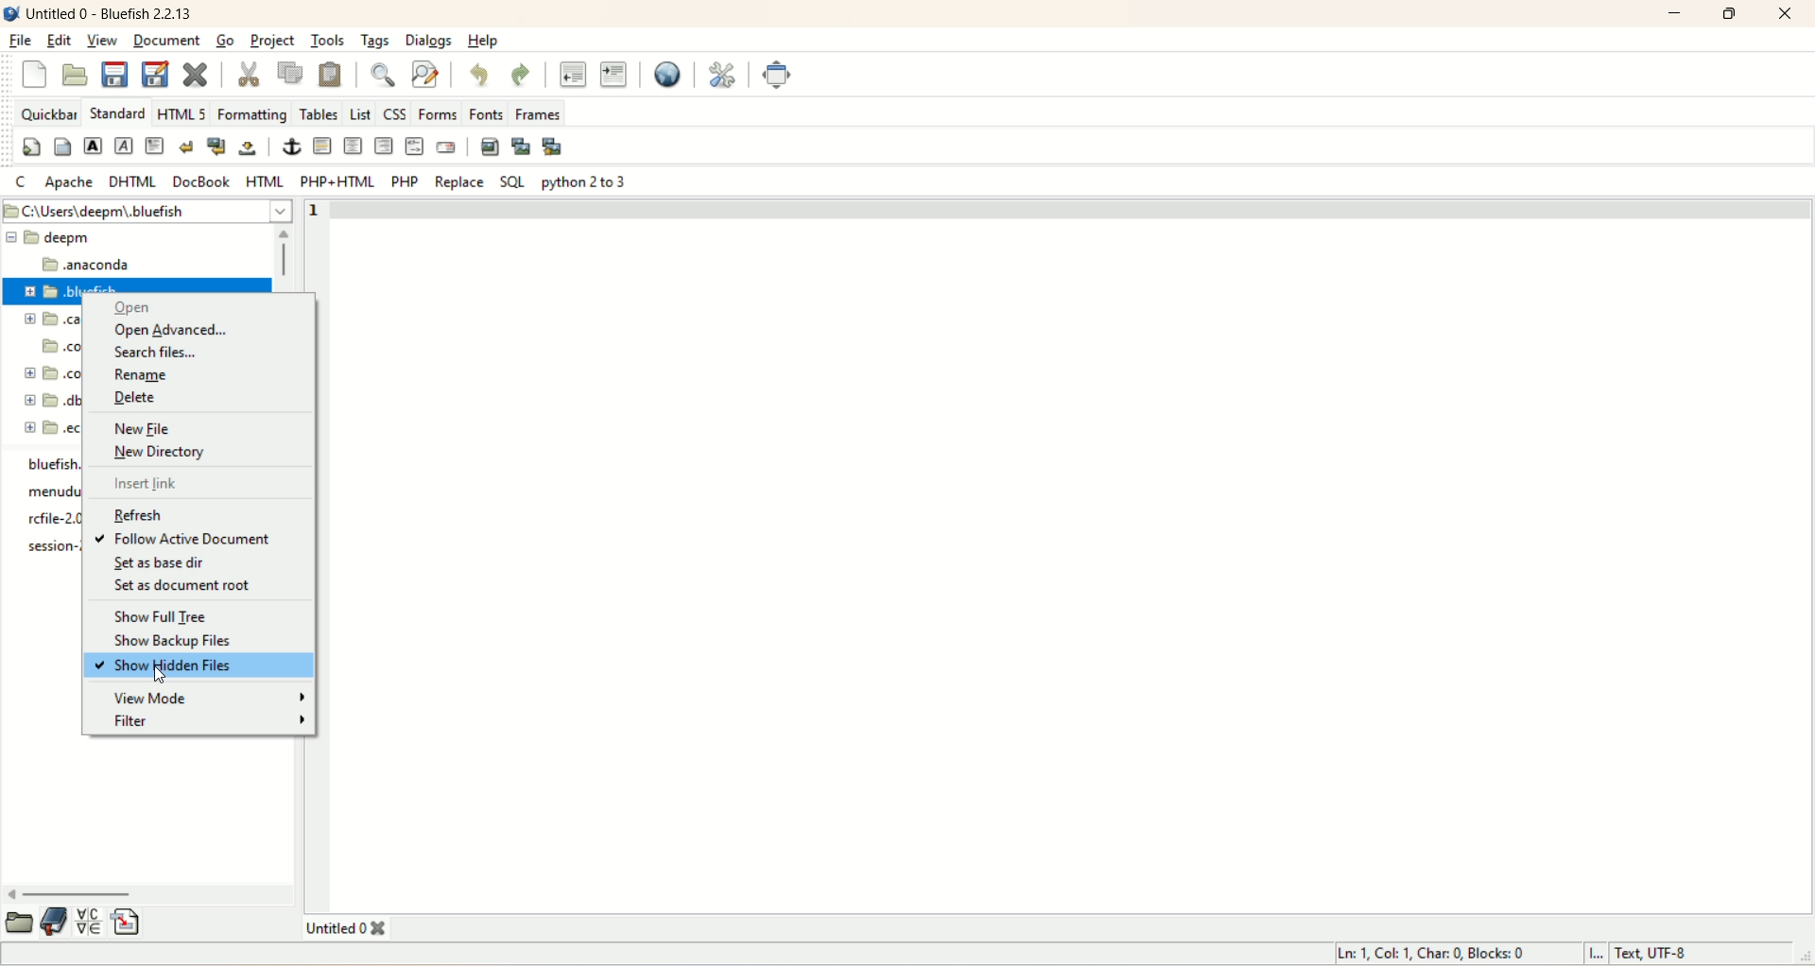  Describe the element at coordinates (247, 72) in the screenshot. I see `cut` at that location.